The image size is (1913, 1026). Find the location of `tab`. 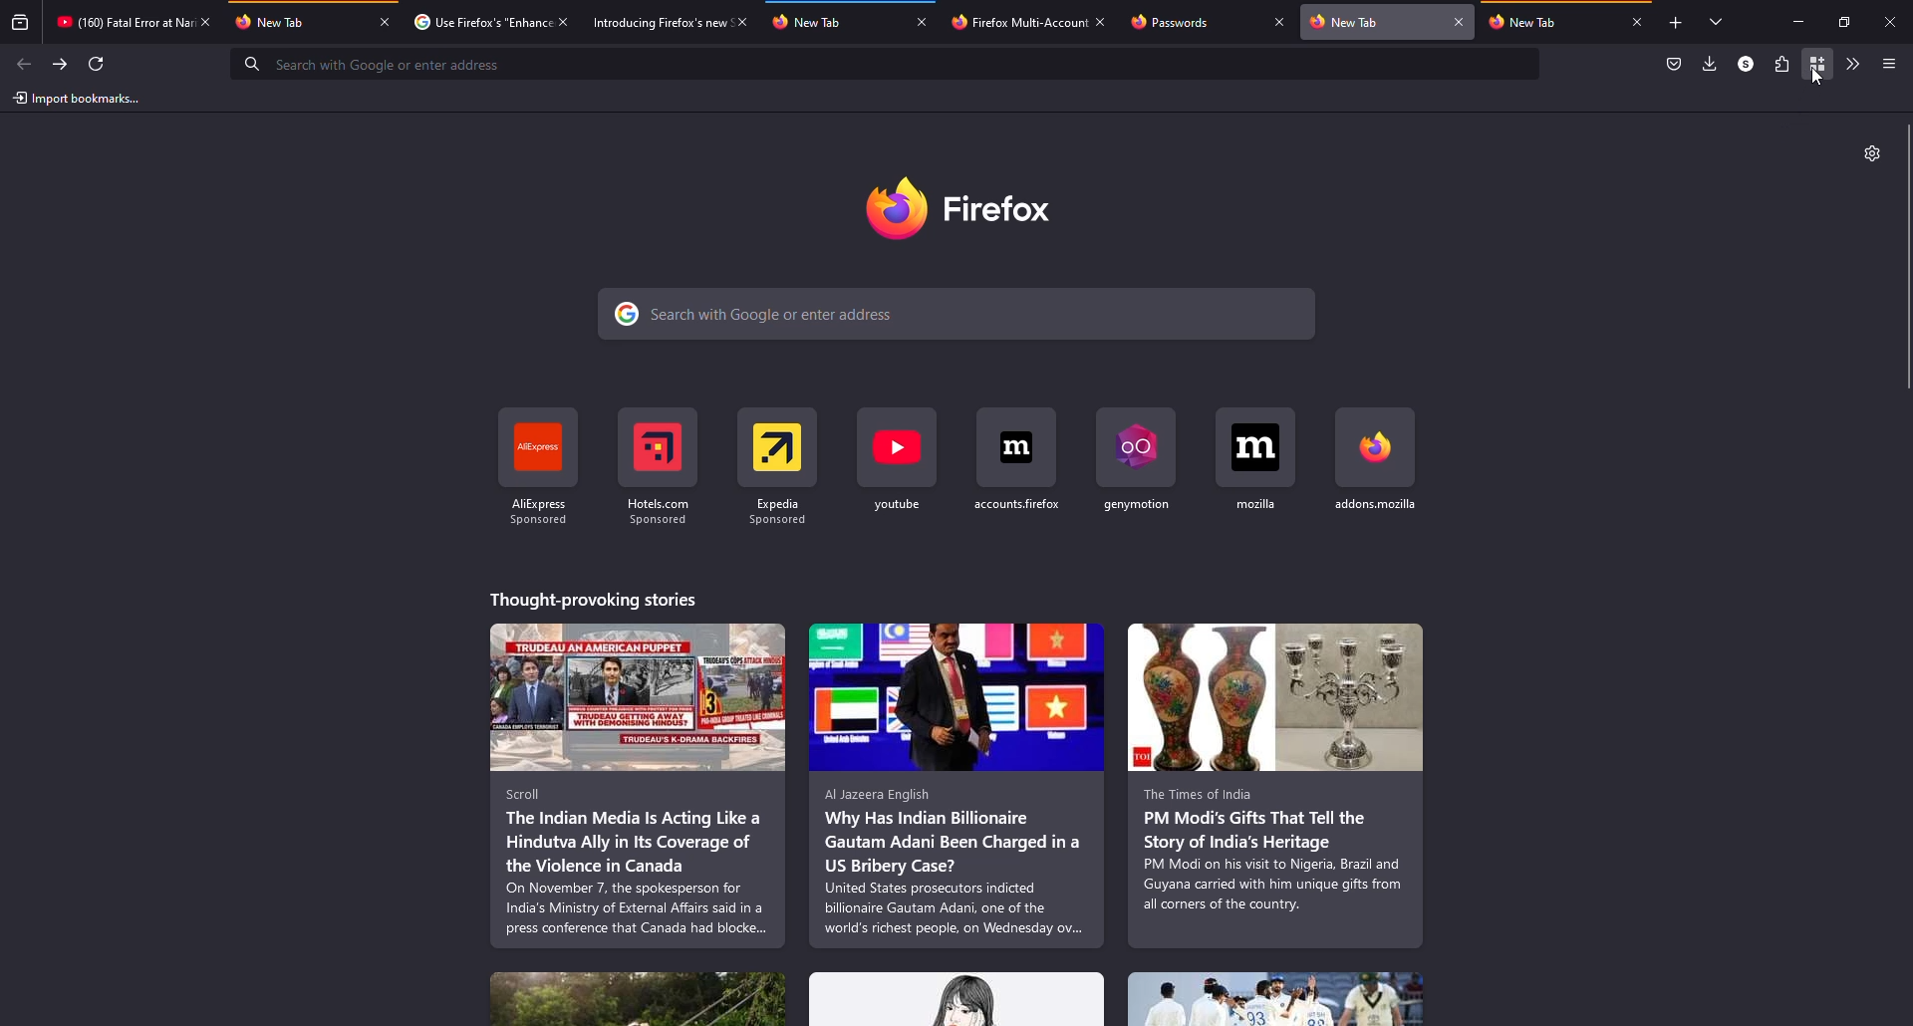

tab is located at coordinates (118, 22).